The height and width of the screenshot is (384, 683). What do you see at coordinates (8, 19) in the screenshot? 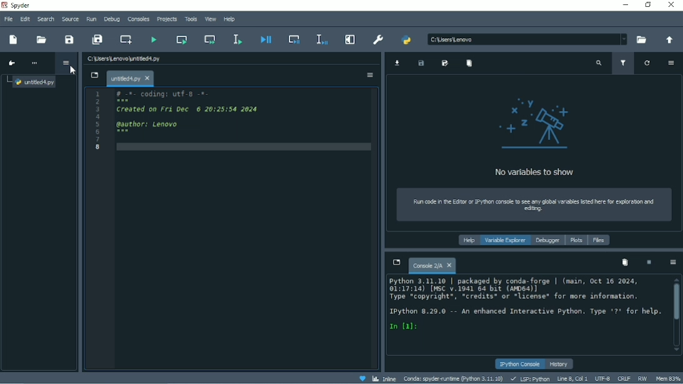
I see `File` at bounding box center [8, 19].